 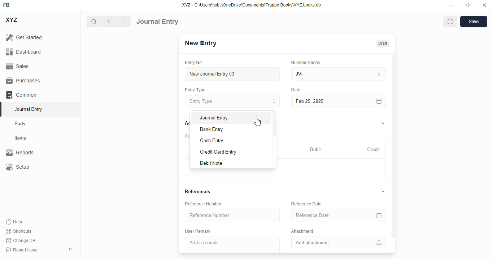 What do you see at coordinates (252, 5) in the screenshot?
I see `XYZ - C:\Users\hsbc\OneDrive\Documents\Frappe Books\XYZ books.db` at bounding box center [252, 5].